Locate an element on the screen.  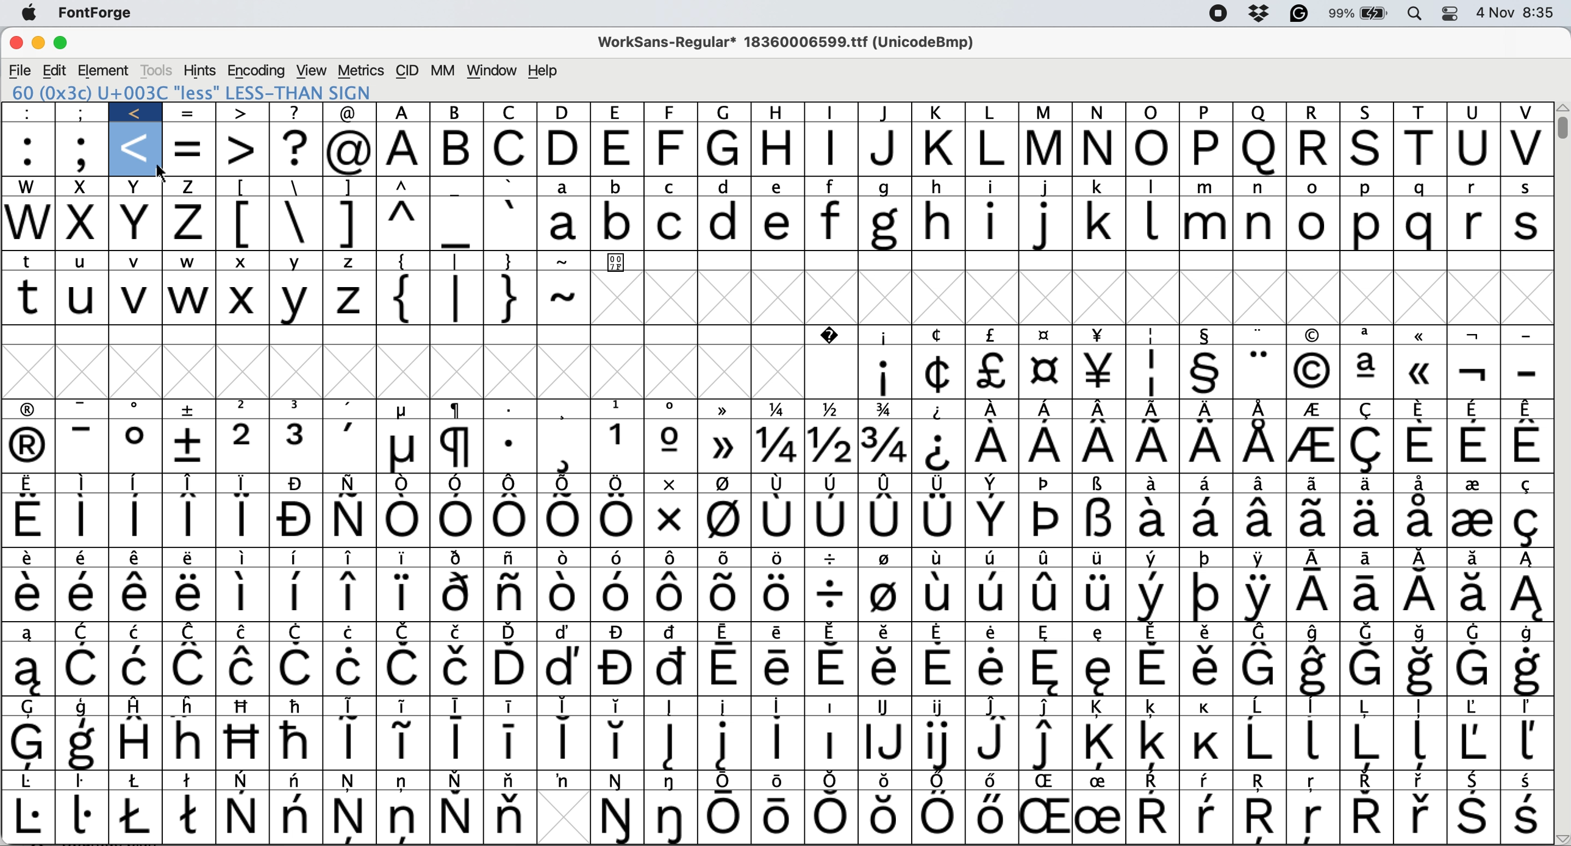
r is located at coordinates (1473, 223).